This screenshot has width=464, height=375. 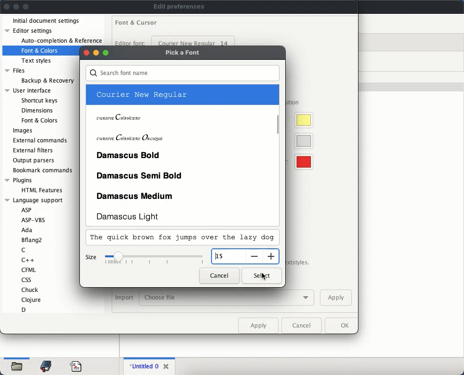 What do you see at coordinates (32, 300) in the screenshot?
I see `clojure` at bounding box center [32, 300].